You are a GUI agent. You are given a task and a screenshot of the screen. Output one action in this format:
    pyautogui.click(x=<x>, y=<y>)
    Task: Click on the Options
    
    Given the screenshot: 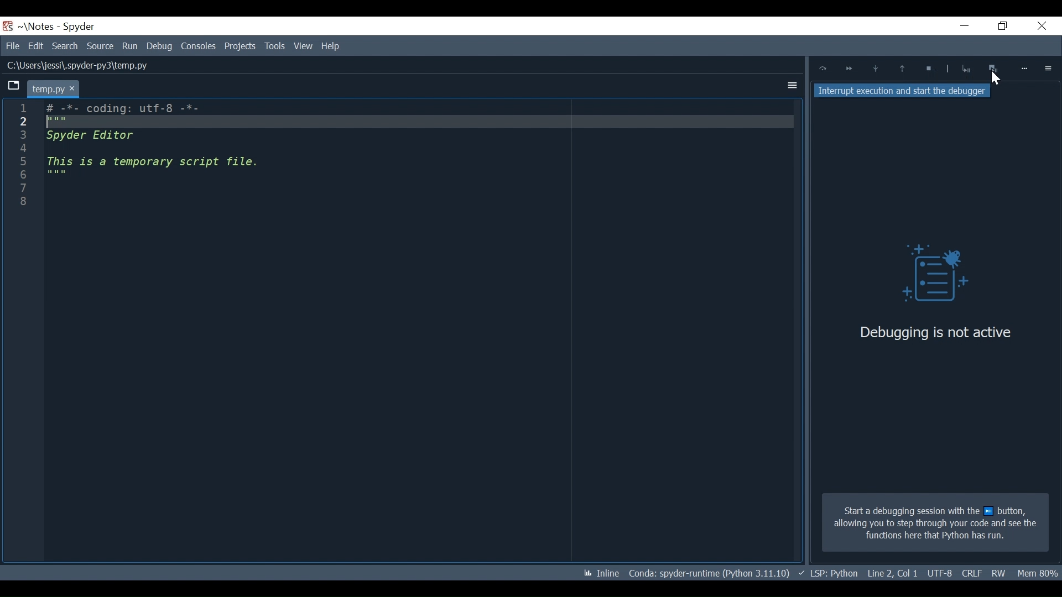 What is the action you would take?
    pyautogui.click(x=1049, y=68)
    